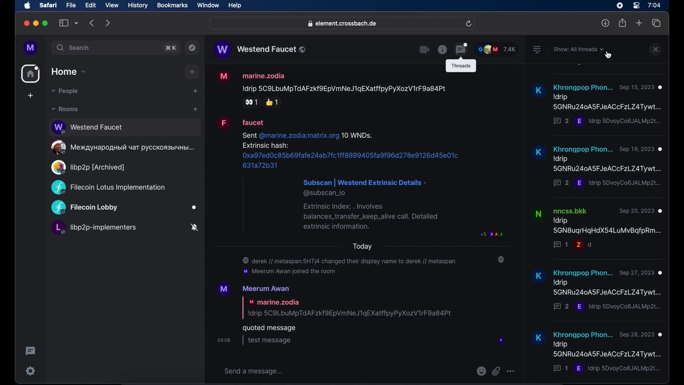  What do you see at coordinates (559, 246) in the screenshot?
I see `1 message` at bounding box center [559, 246].